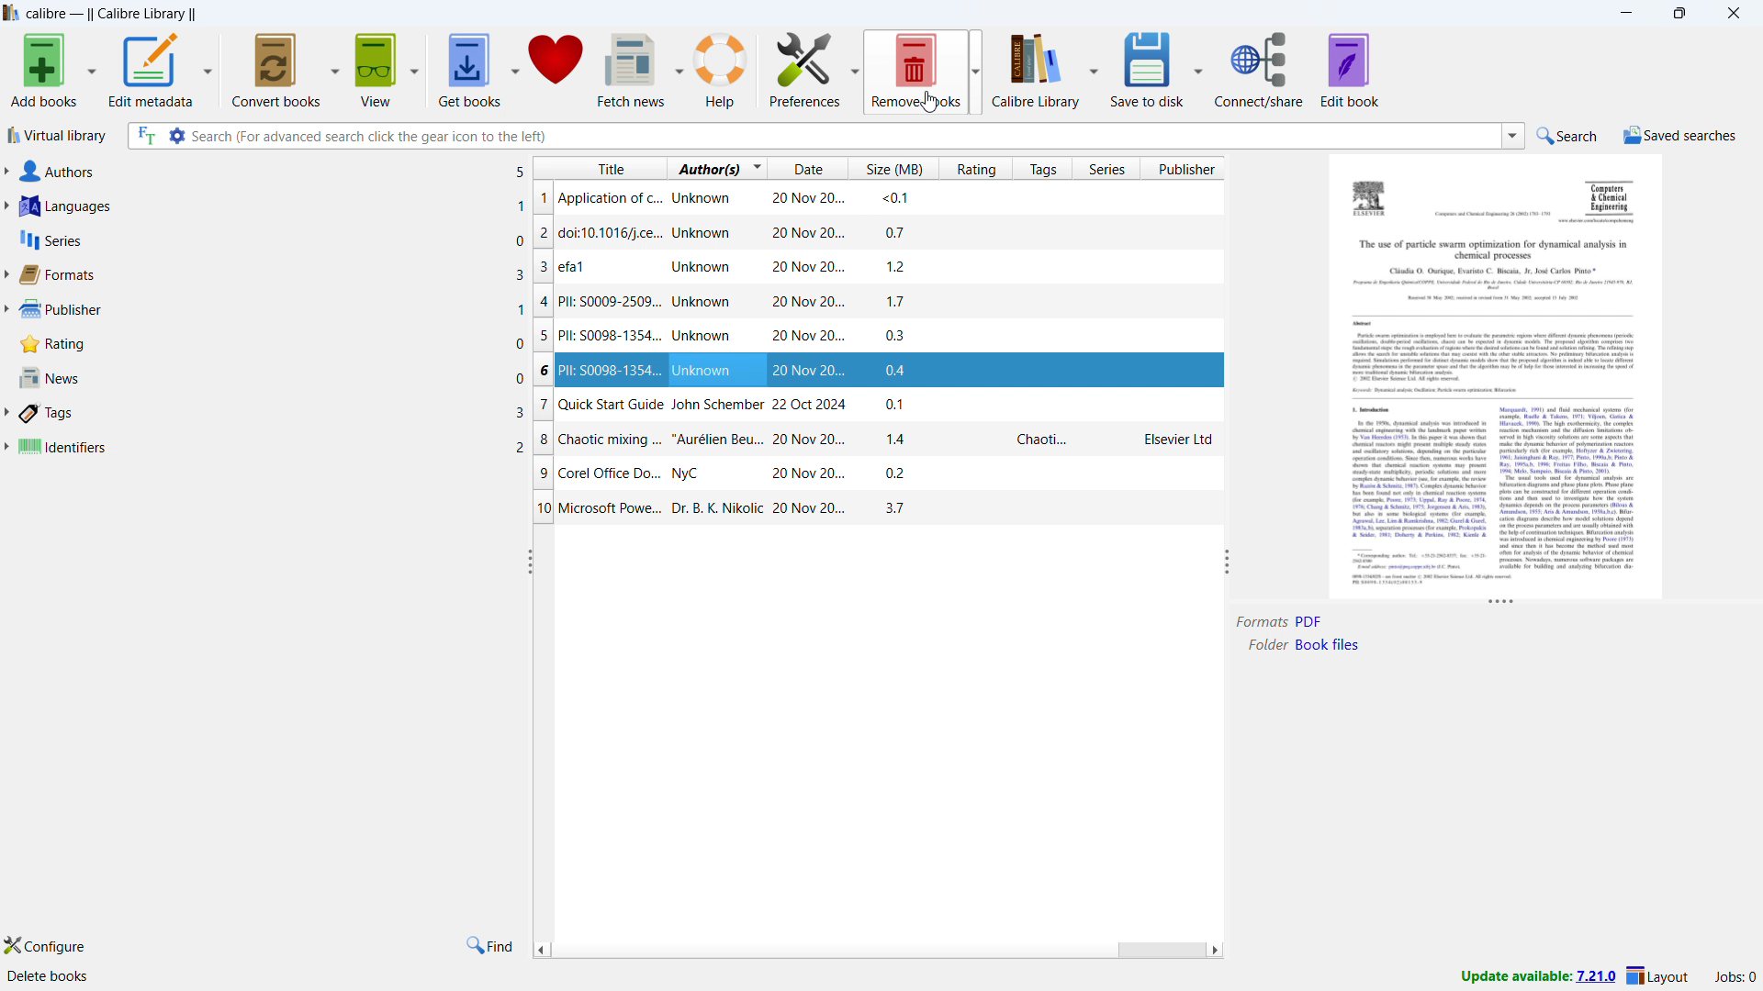 This screenshot has width=1763, height=991. What do you see at coordinates (867, 472) in the screenshot?
I see `Corel Office Do..` at bounding box center [867, 472].